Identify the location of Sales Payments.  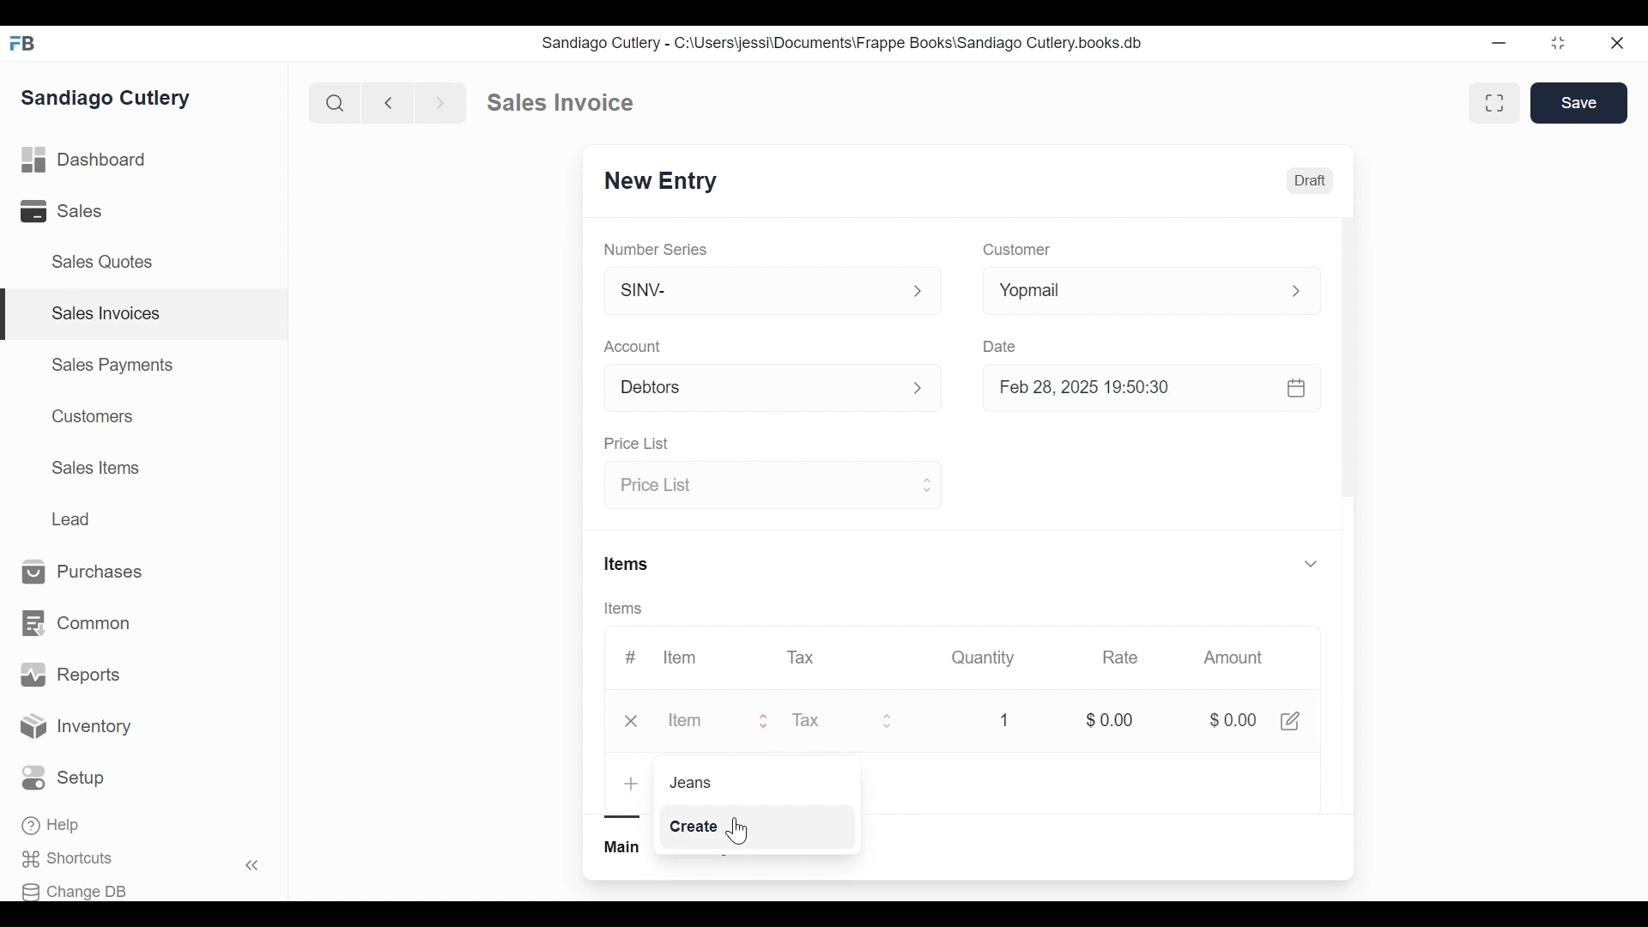
(111, 365).